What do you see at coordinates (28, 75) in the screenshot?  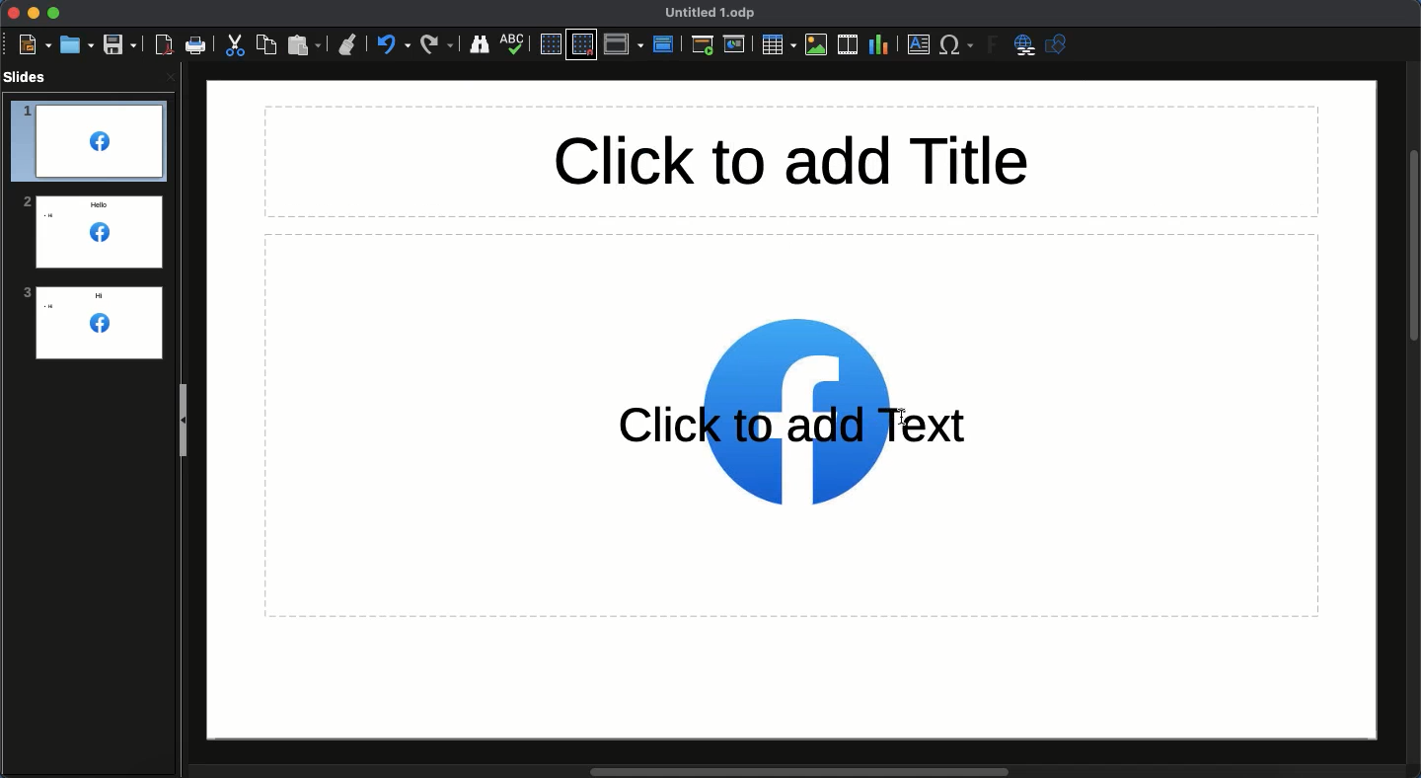 I see `Slides` at bounding box center [28, 75].